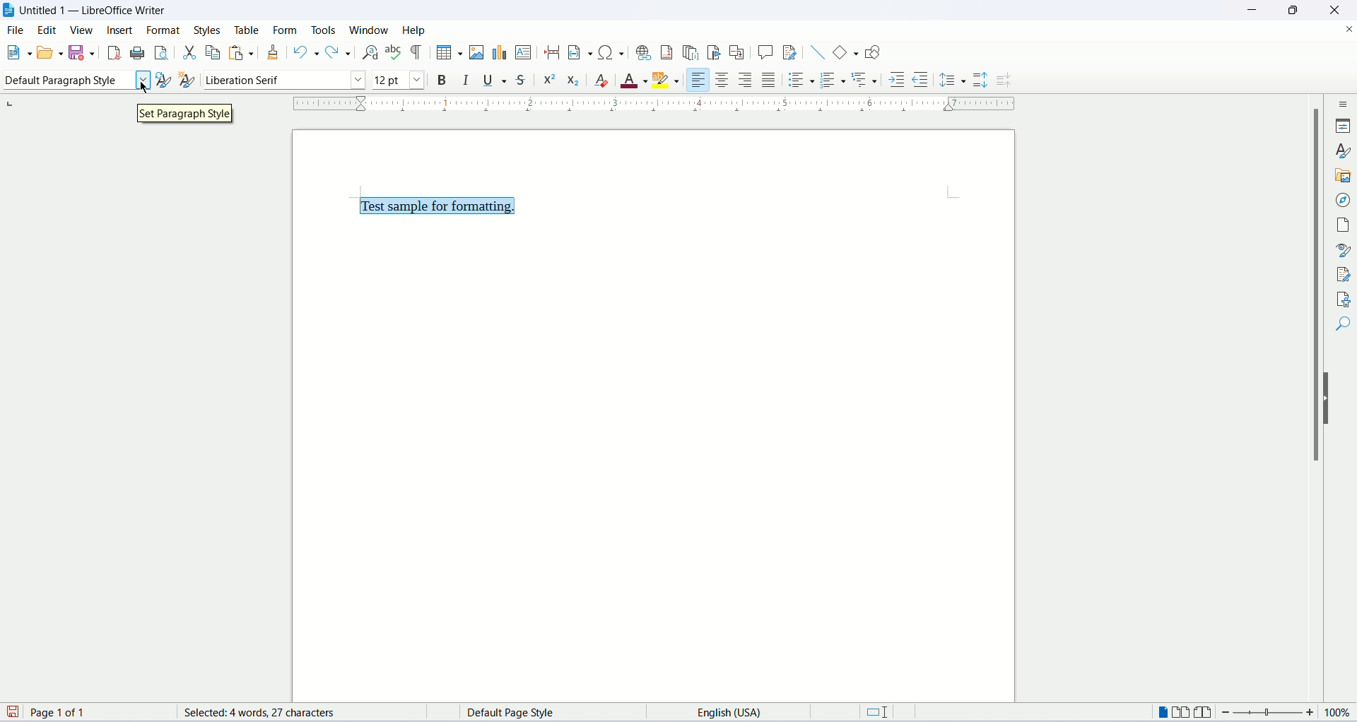 The height and width of the screenshot is (722, 1357). Describe the element at coordinates (699, 78) in the screenshot. I see `align left` at that location.